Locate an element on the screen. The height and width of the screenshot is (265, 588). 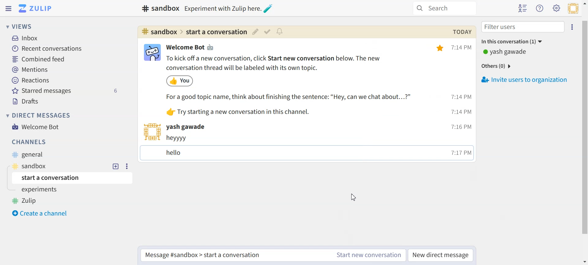
Filter users is located at coordinates (523, 27).